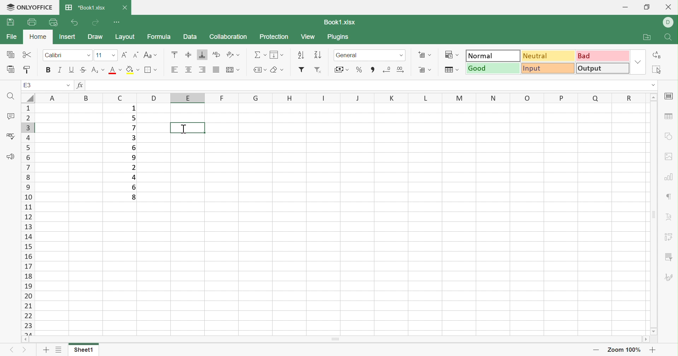 This screenshot has height=356, width=678. Describe the element at coordinates (625, 349) in the screenshot. I see `Zoom 100%` at that location.